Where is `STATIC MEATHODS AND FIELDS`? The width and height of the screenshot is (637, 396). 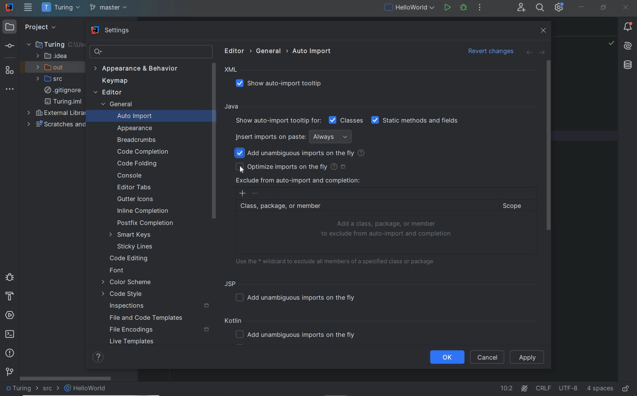
STATIC MEATHODS AND FIELDS is located at coordinates (415, 121).